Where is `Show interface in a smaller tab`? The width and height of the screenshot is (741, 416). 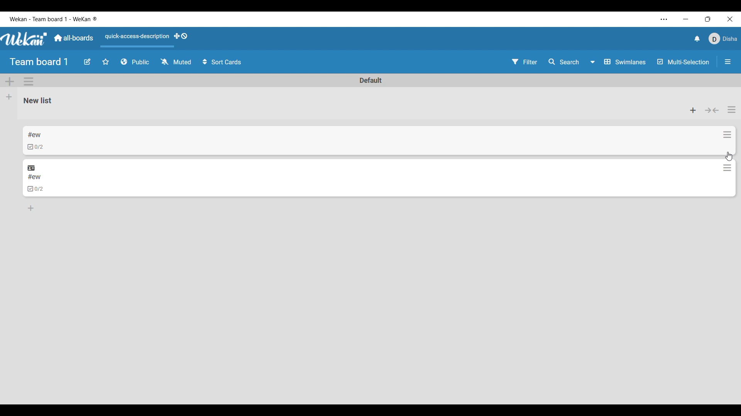 Show interface in a smaller tab is located at coordinates (708, 19).